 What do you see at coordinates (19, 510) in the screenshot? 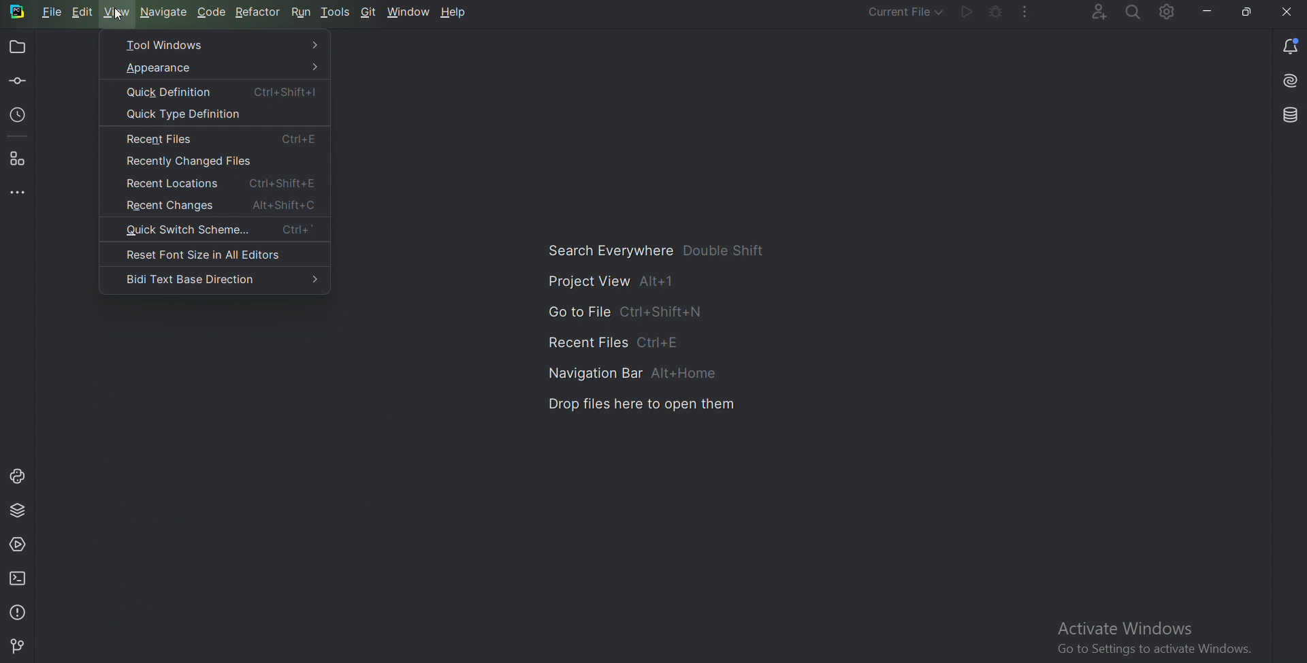
I see `Python package` at bounding box center [19, 510].